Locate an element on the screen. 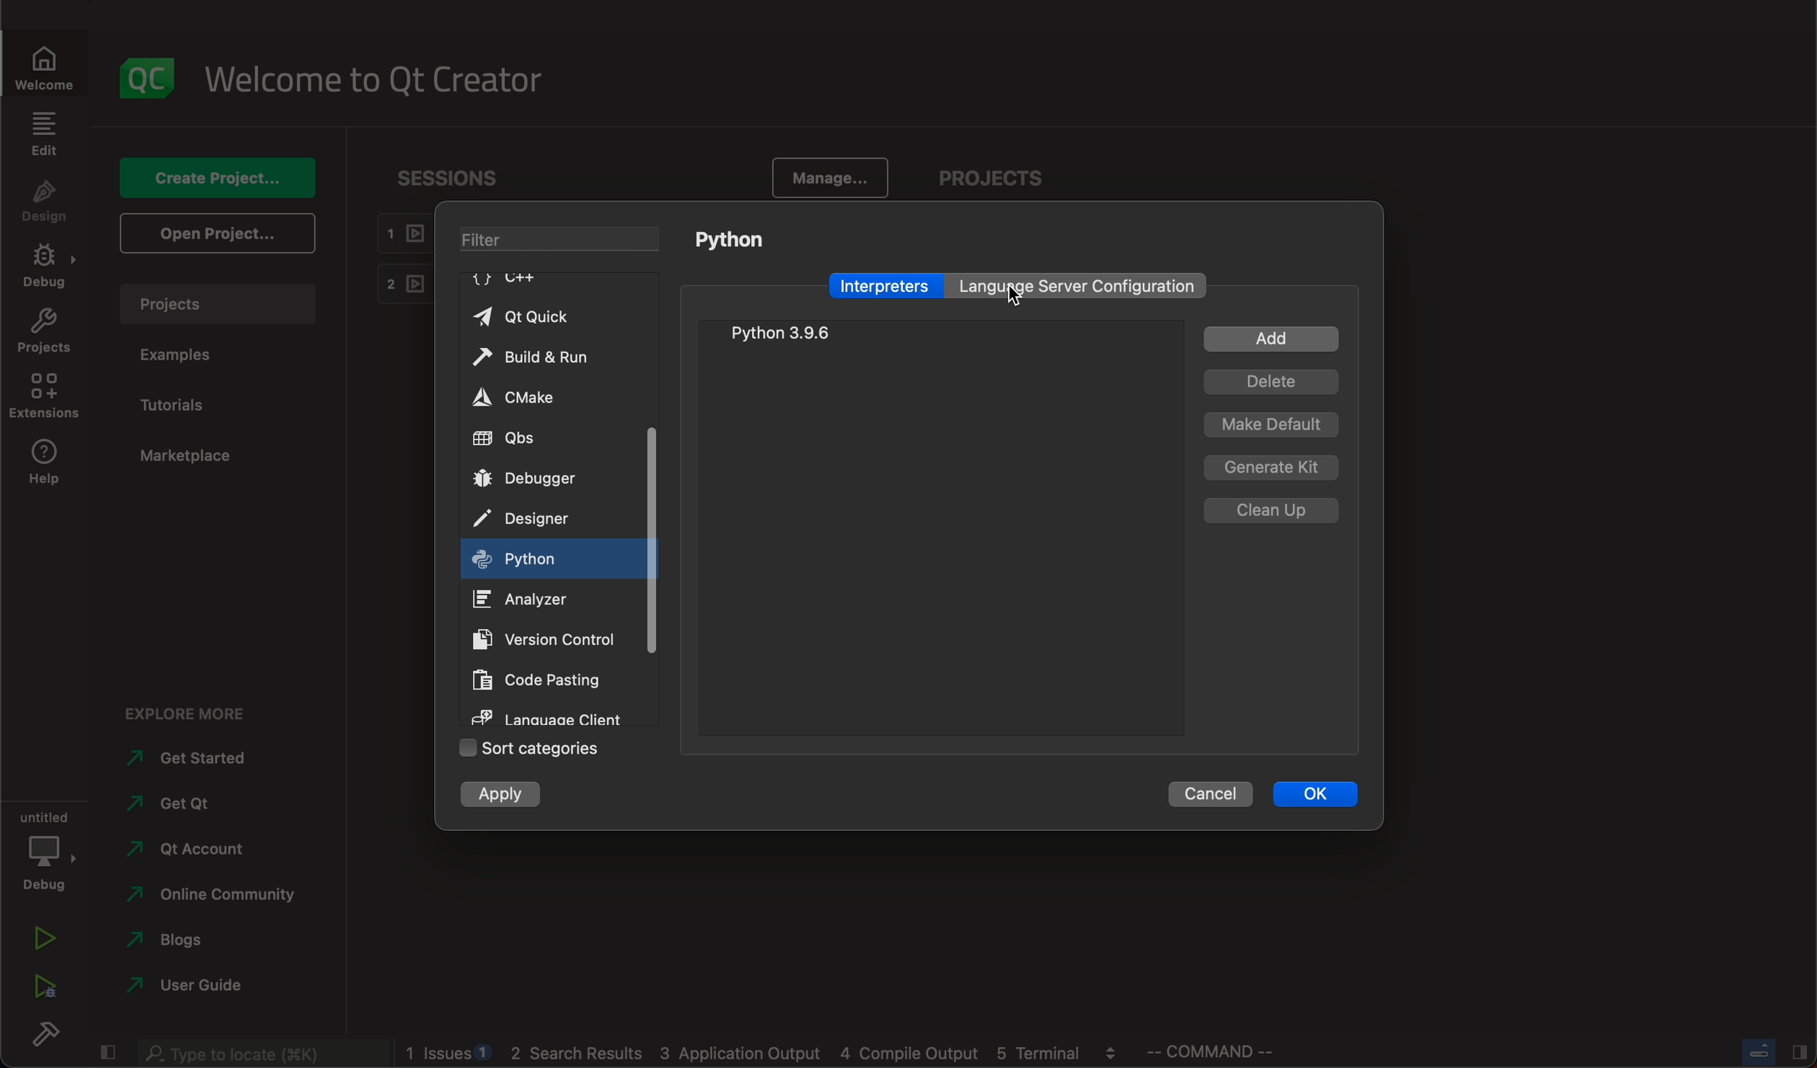  python is located at coordinates (1038, 298).